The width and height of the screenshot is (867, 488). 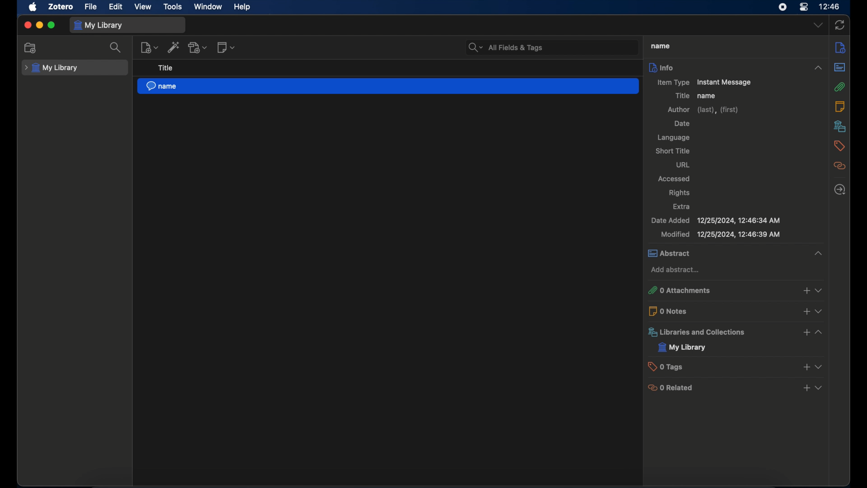 What do you see at coordinates (840, 87) in the screenshot?
I see `attachments` at bounding box center [840, 87].